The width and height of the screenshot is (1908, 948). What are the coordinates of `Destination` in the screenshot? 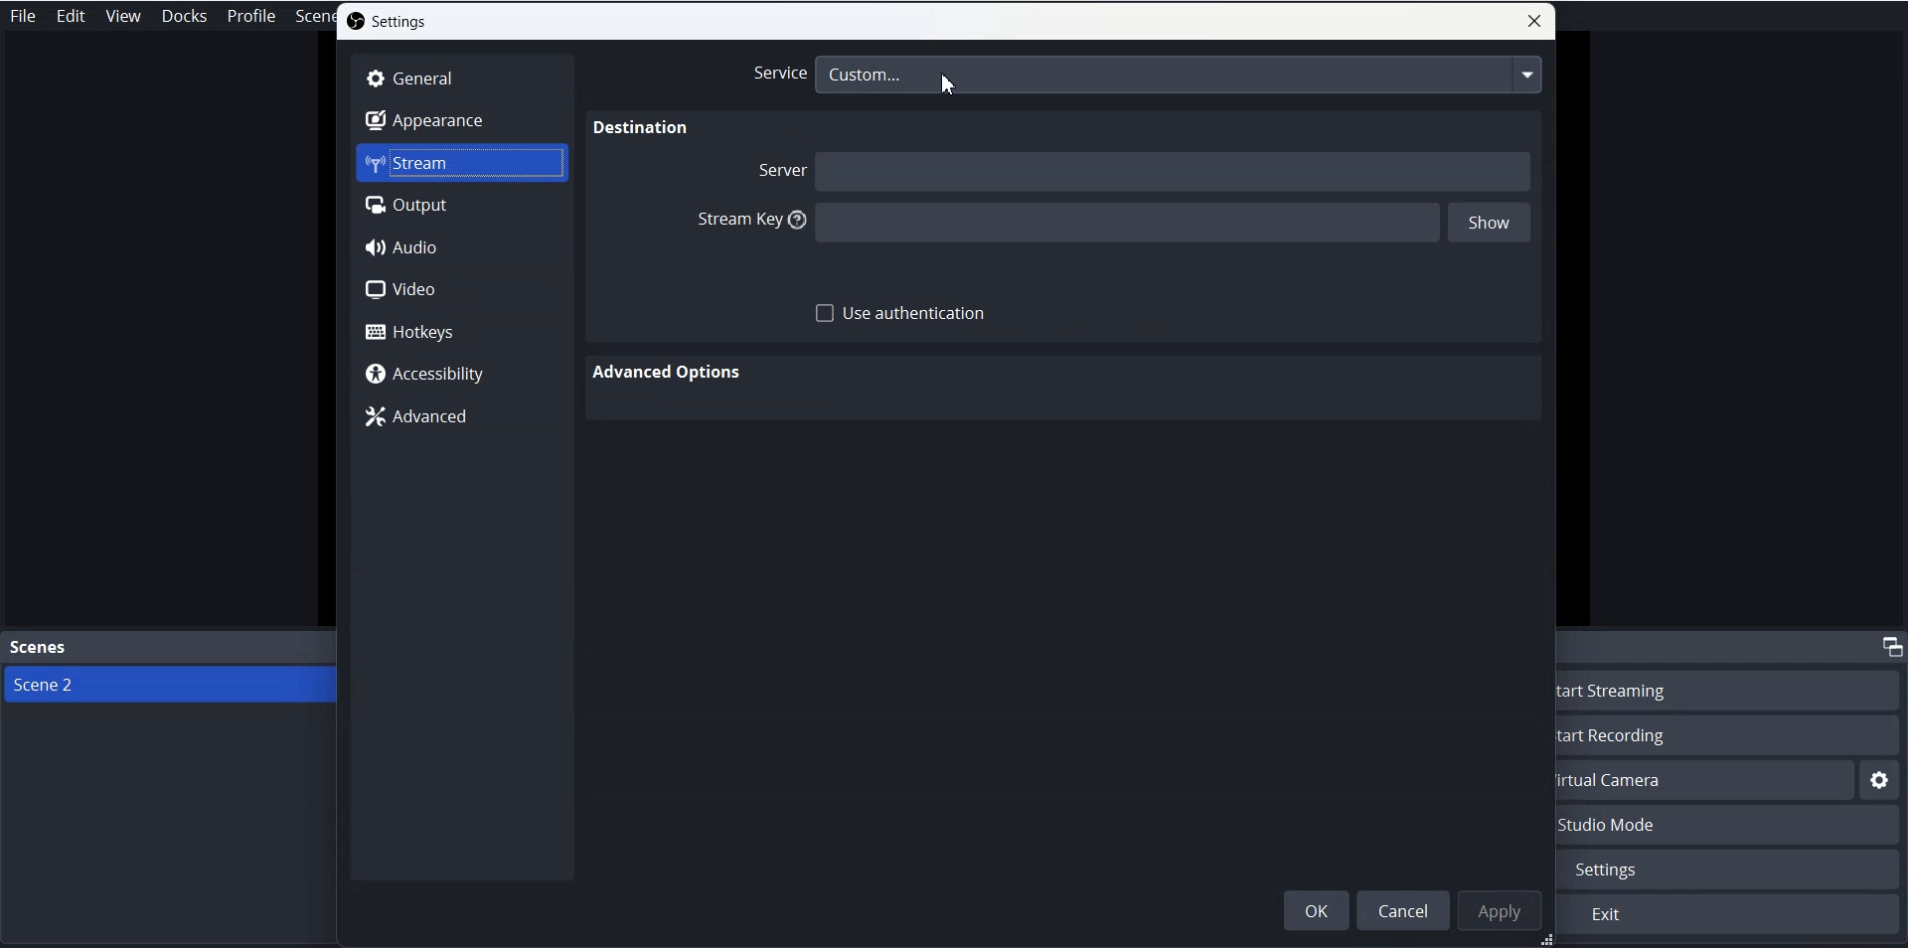 It's located at (637, 129).